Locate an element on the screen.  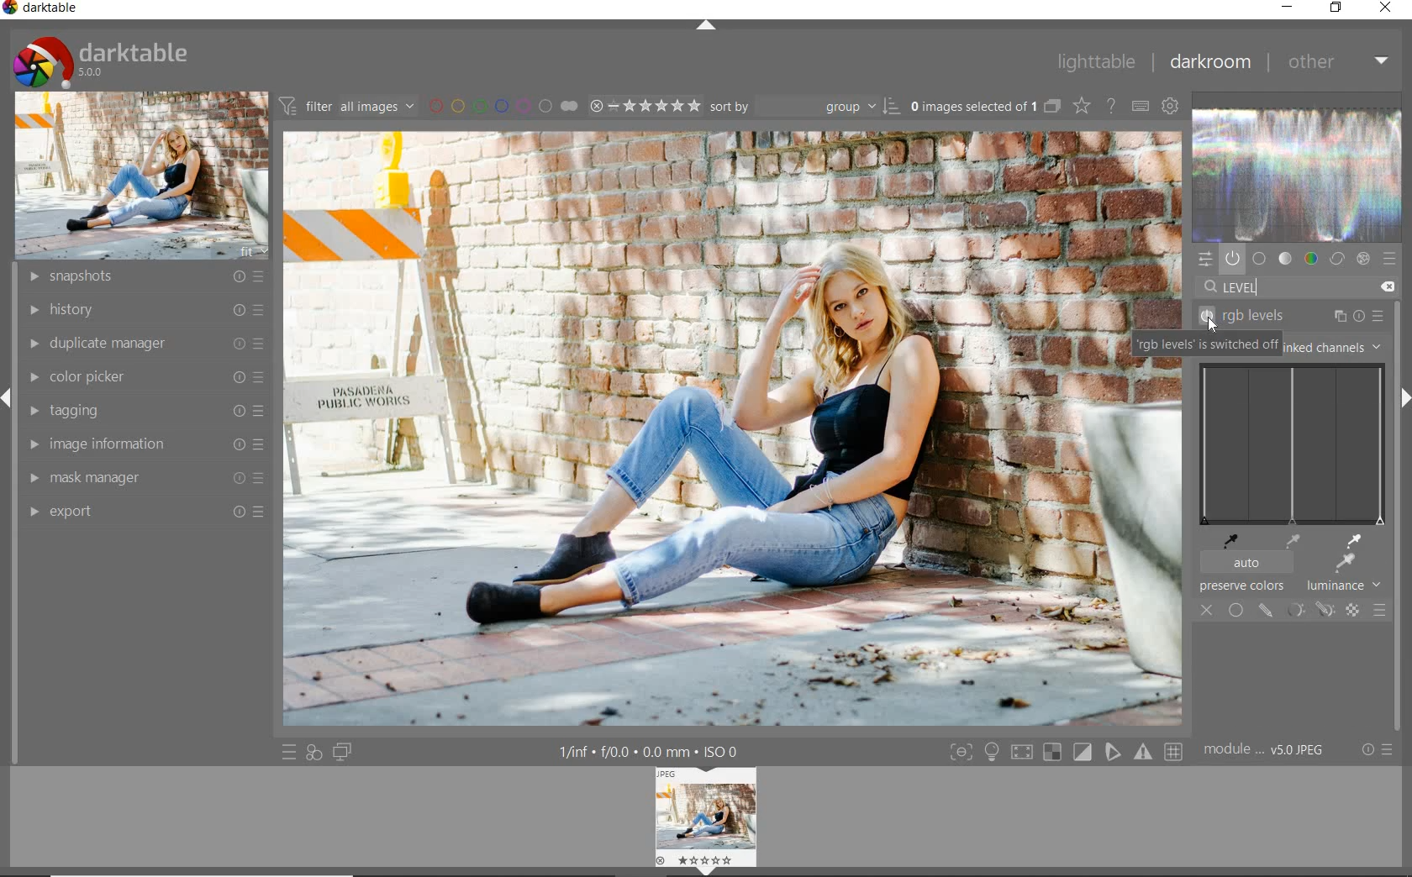
mask modules is located at coordinates (1307, 610).